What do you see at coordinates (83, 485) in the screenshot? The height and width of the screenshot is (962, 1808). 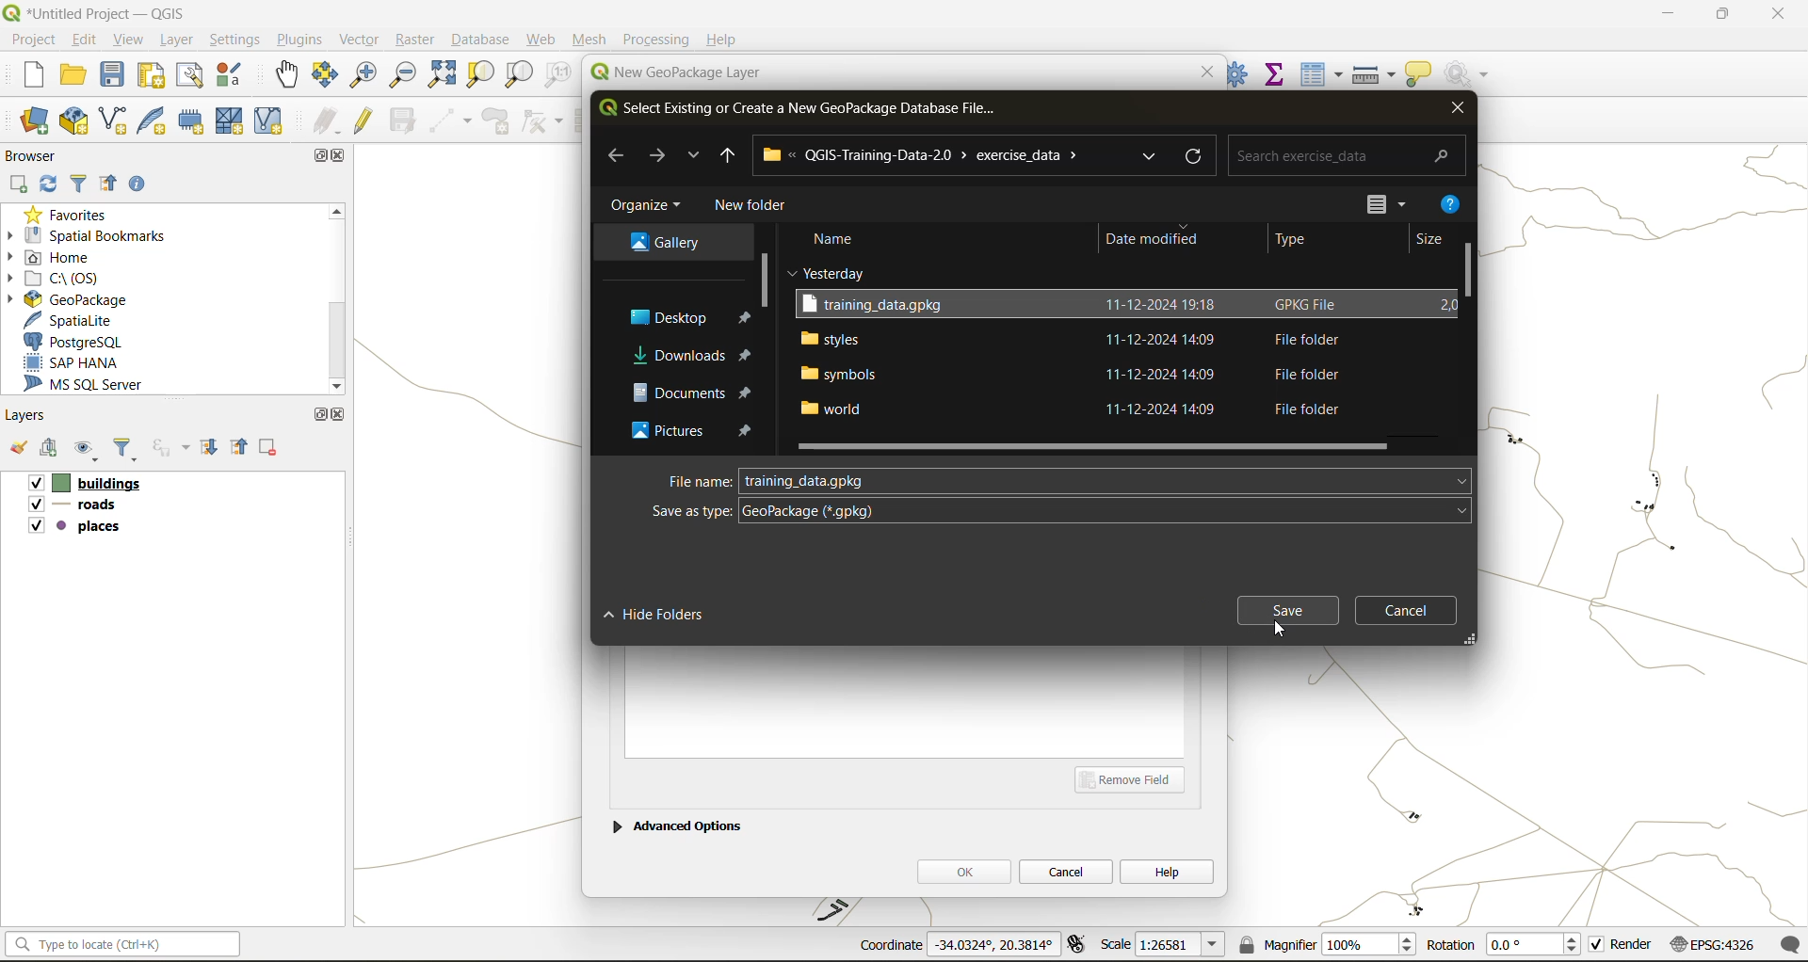 I see `buildings` at bounding box center [83, 485].